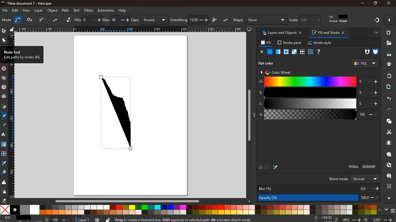 The height and width of the screenshot is (222, 396). Describe the element at coordinates (374, 3) in the screenshot. I see `maximize` at that location.